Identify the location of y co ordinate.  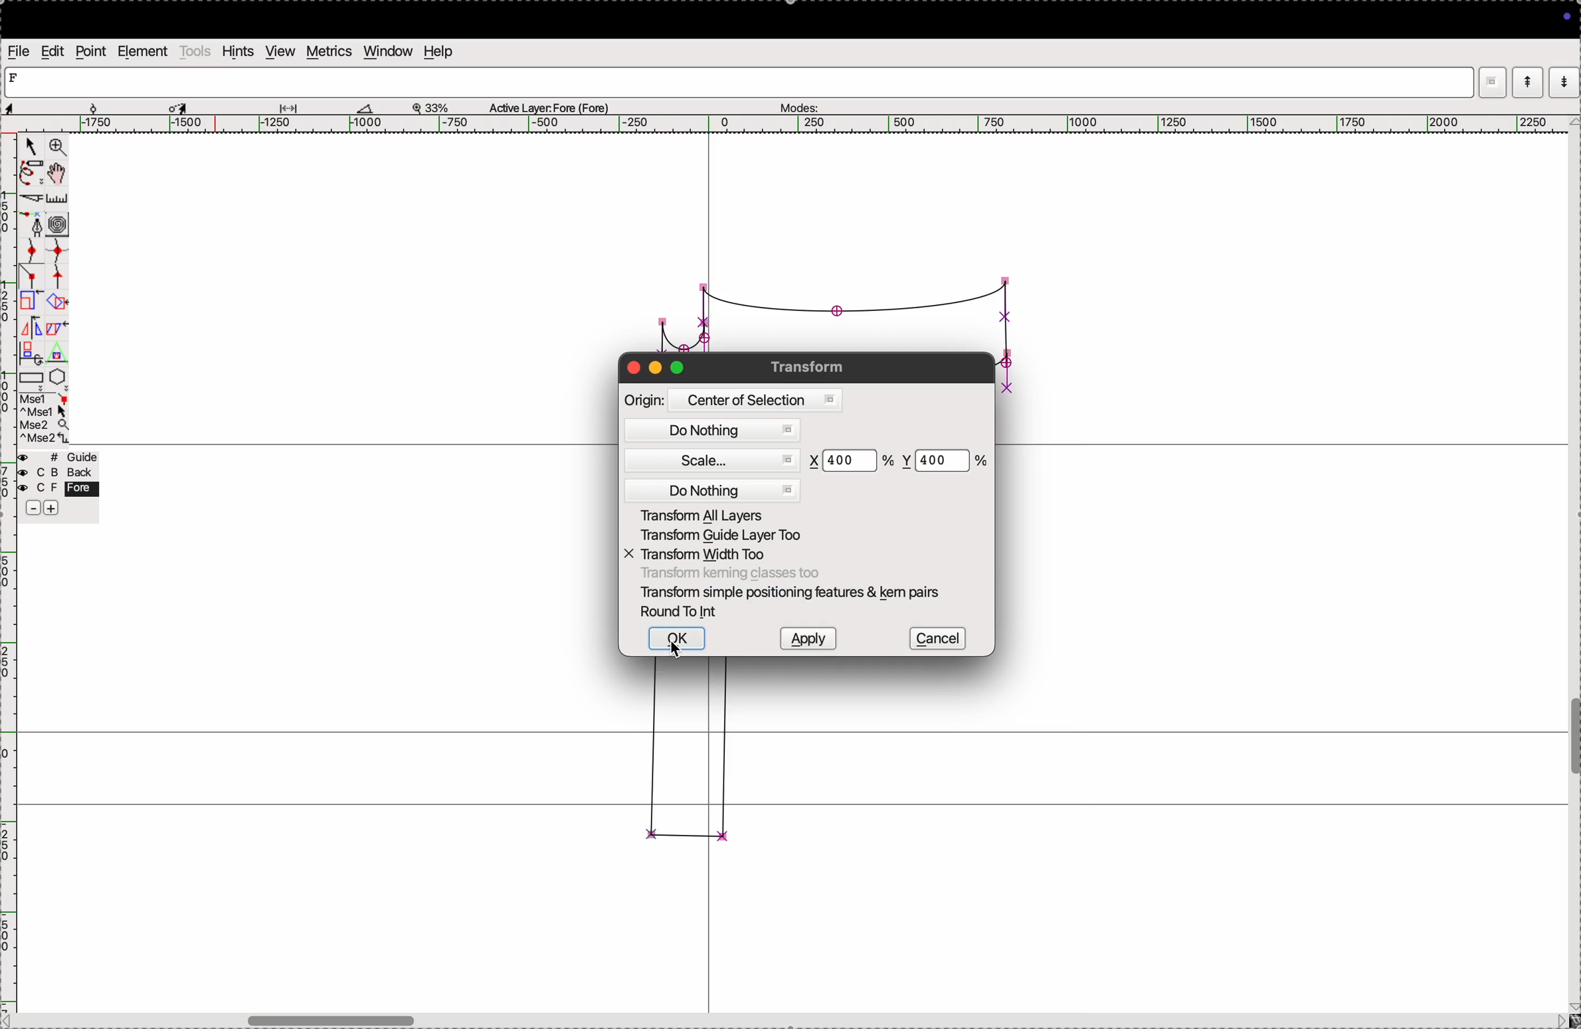
(909, 460).